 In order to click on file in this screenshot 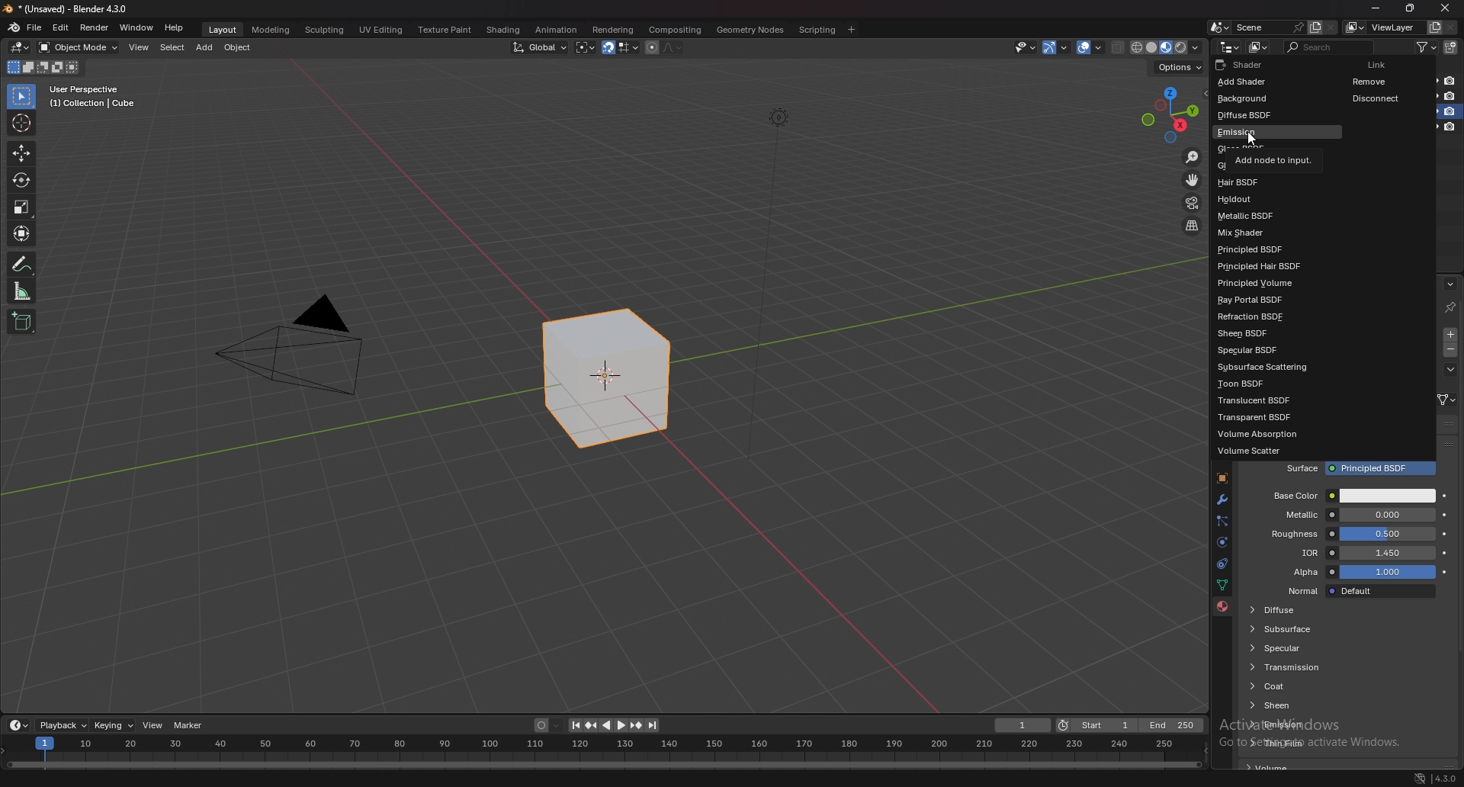, I will do `click(37, 27)`.